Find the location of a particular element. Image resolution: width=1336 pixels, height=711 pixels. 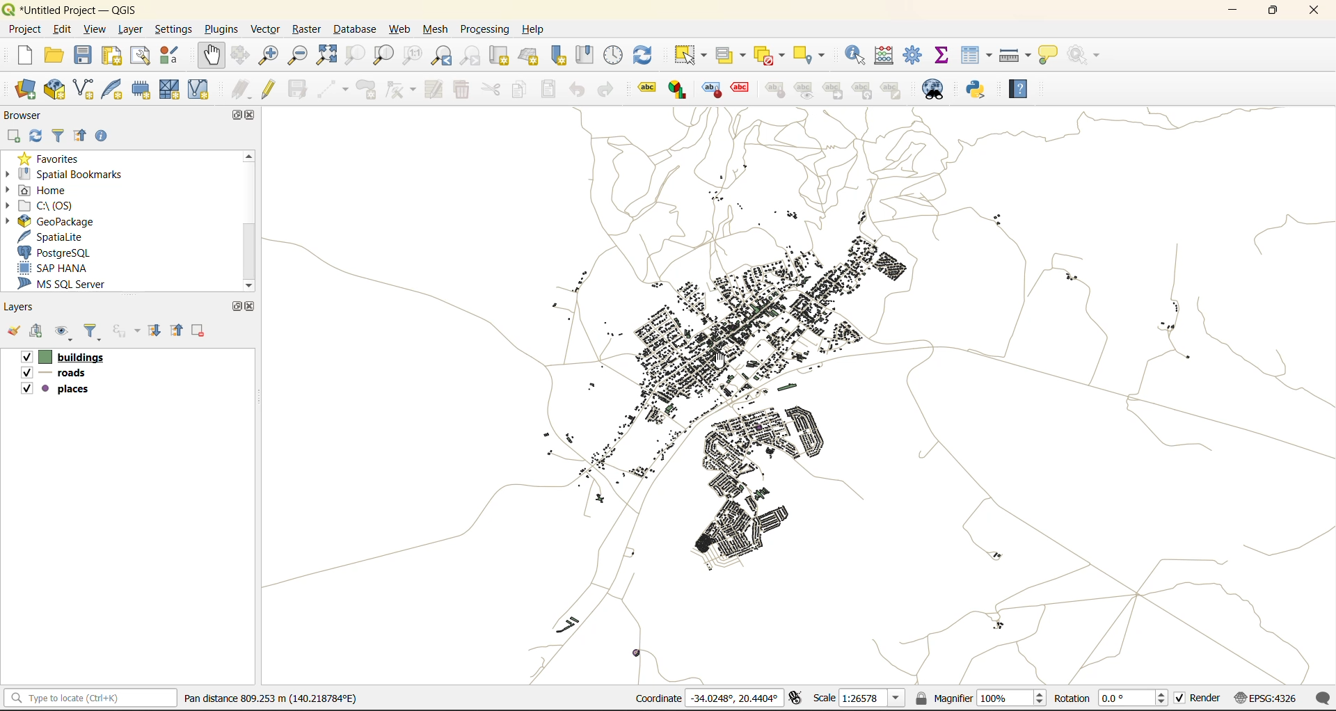

web is located at coordinates (401, 29).